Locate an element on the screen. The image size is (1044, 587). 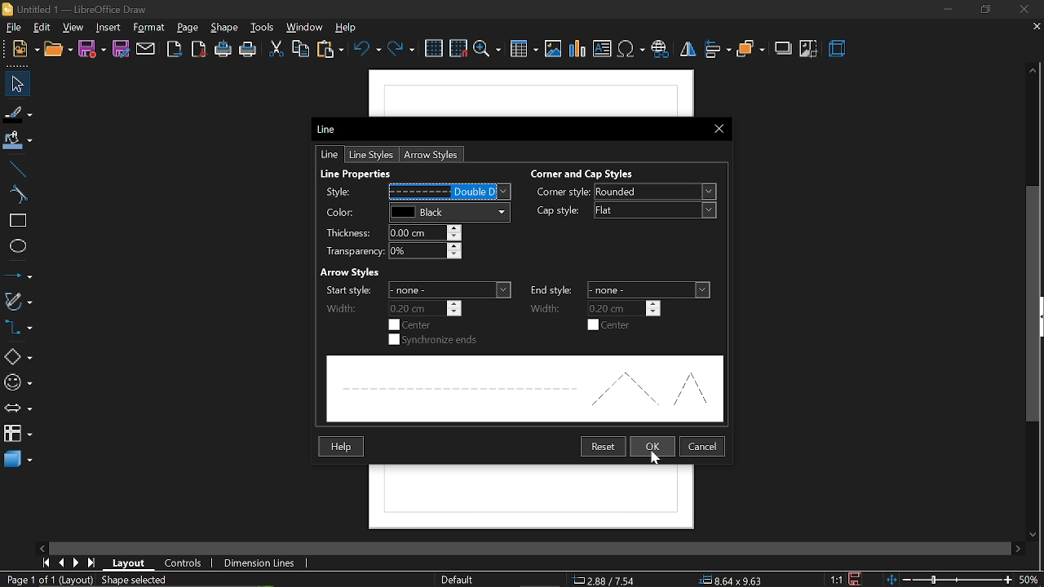
page style (Default) is located at coordinates (461, 579).